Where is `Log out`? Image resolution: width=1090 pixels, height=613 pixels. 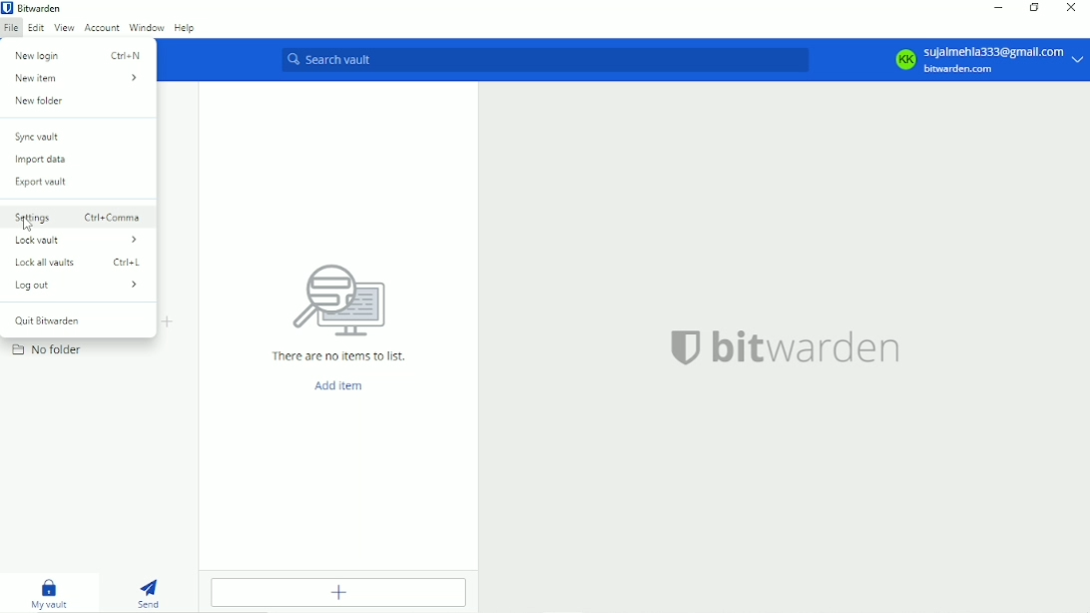 Log out is located at coordinates (78, 287).